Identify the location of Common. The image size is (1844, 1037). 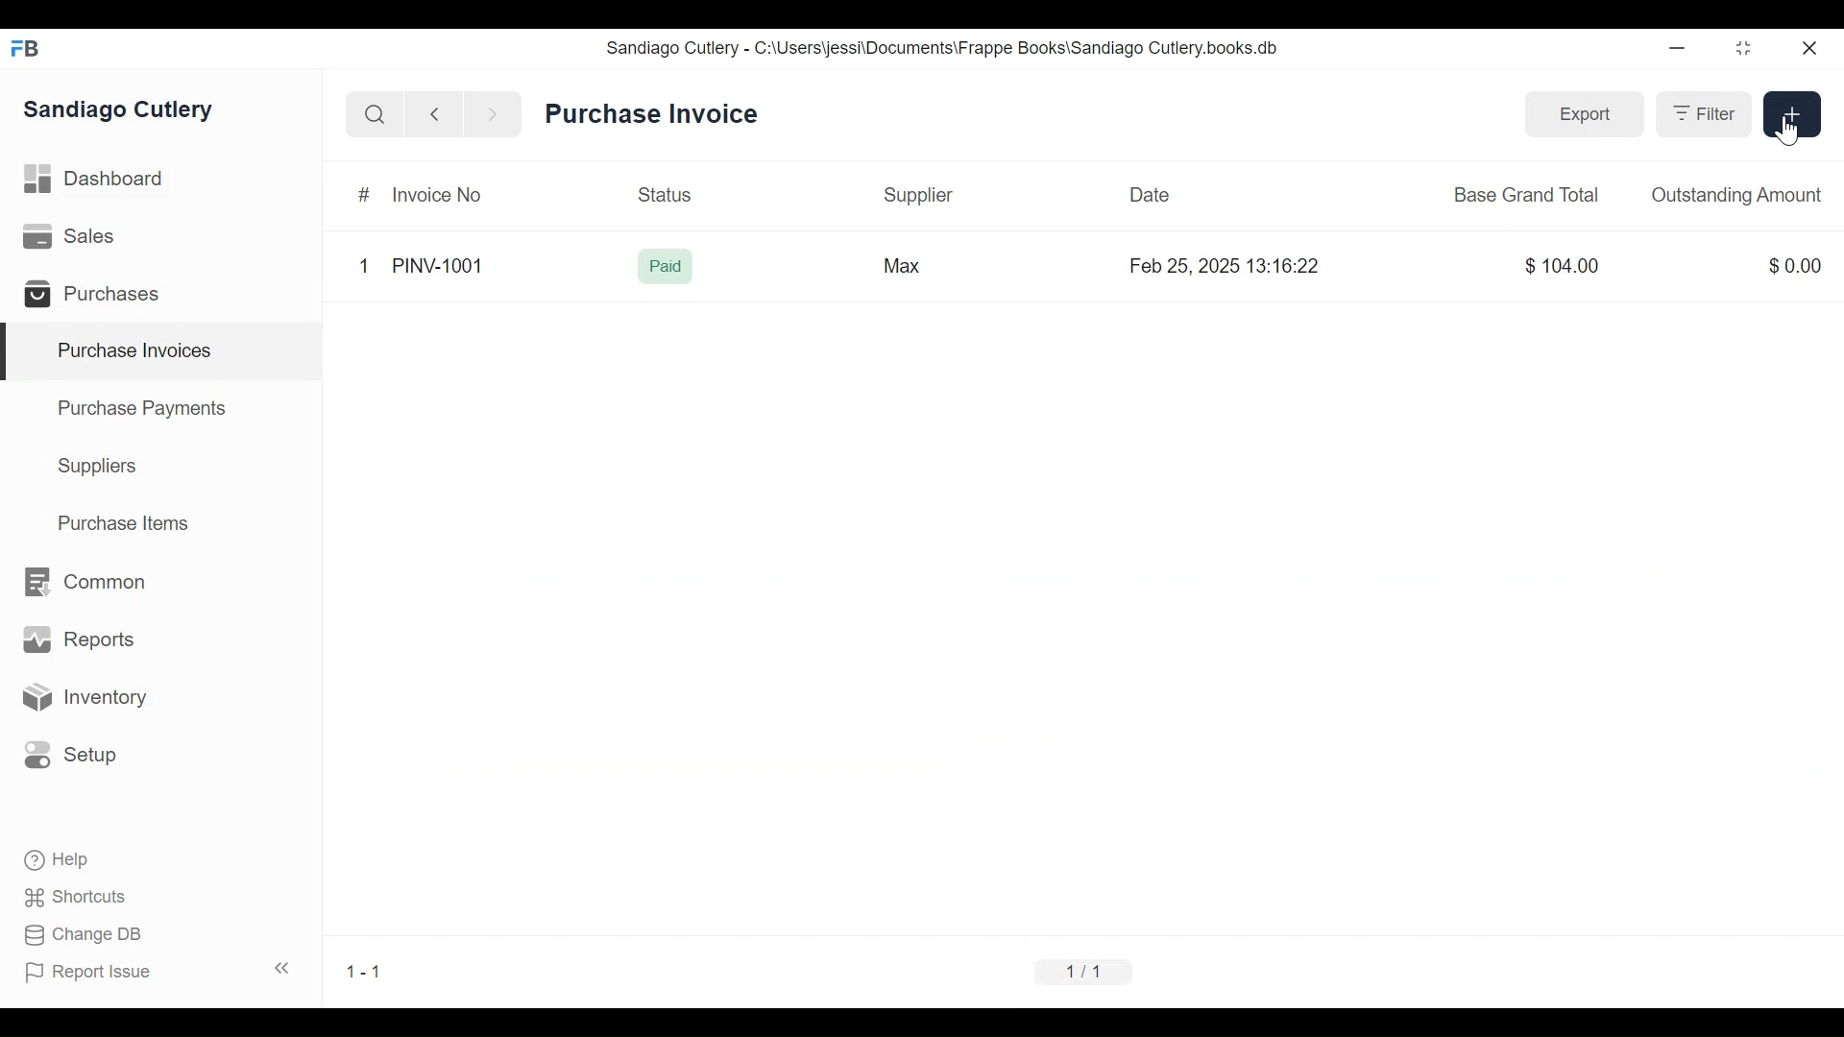
(83, 582).